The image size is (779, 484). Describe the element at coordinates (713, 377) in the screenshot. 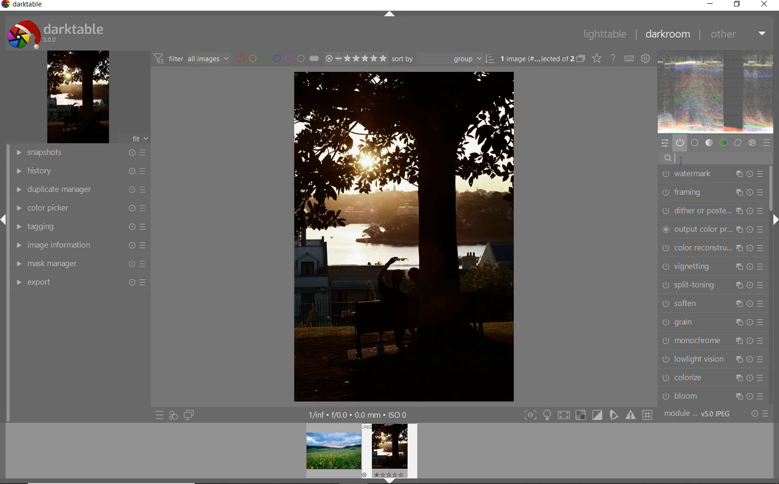

I see `colorize` at that location.